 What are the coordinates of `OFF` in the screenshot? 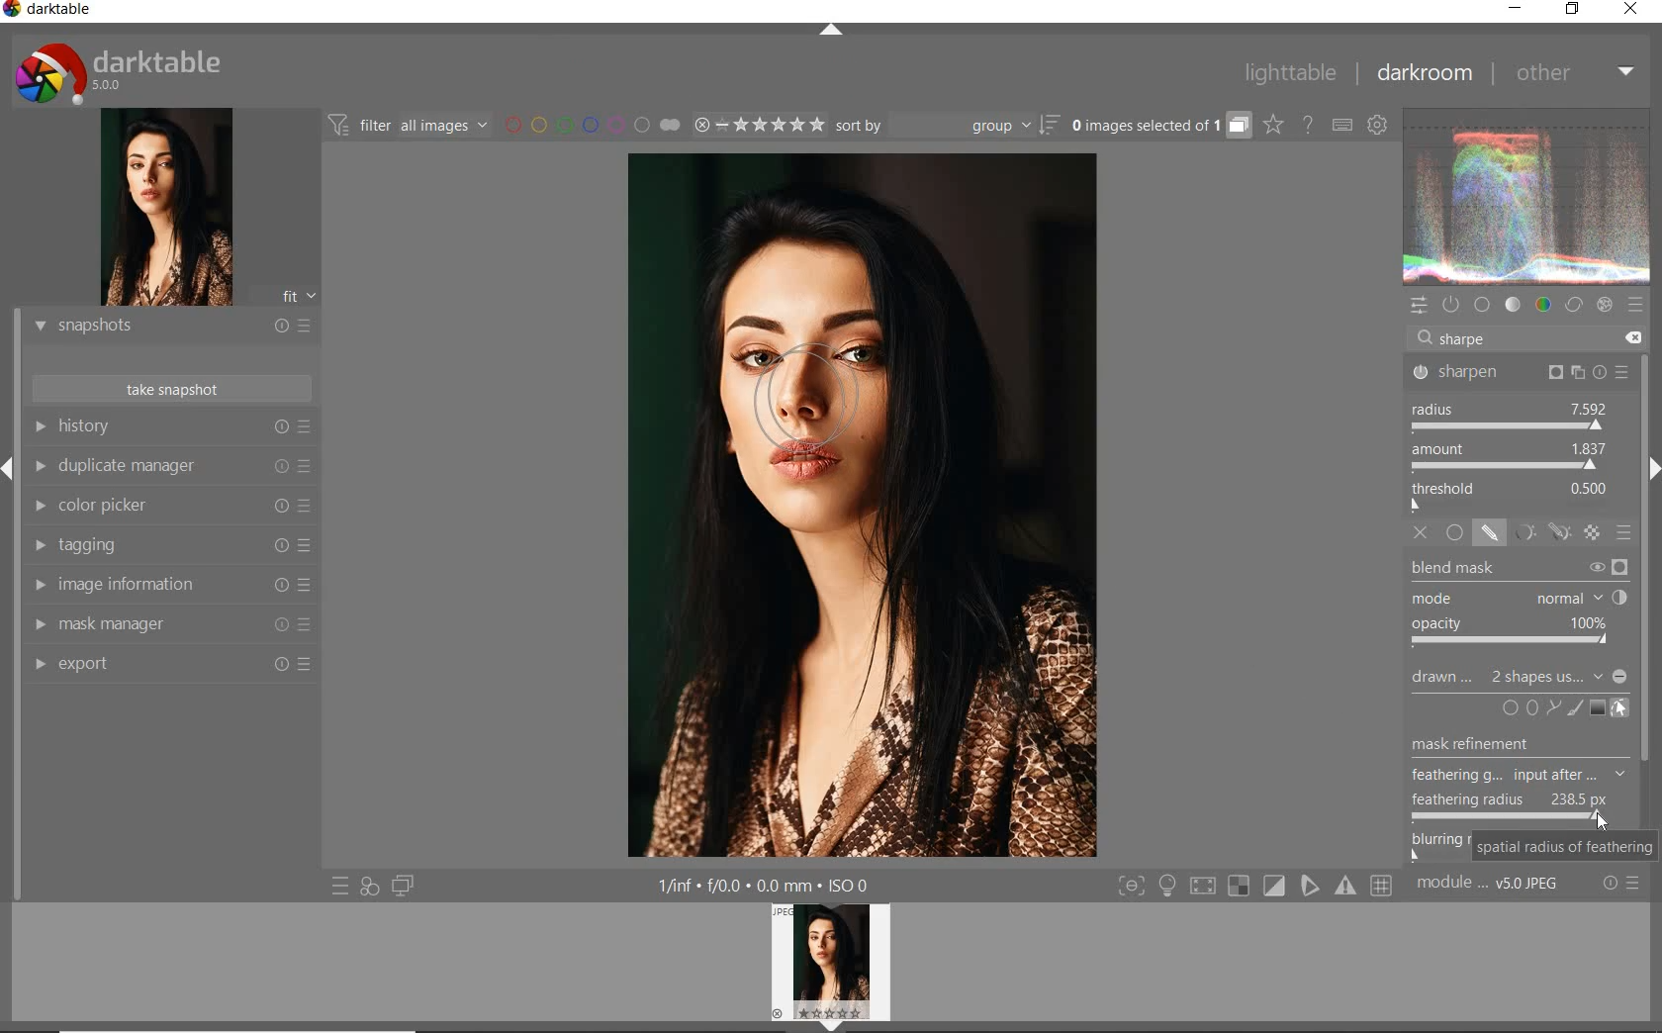 It's located at (1422, 532).